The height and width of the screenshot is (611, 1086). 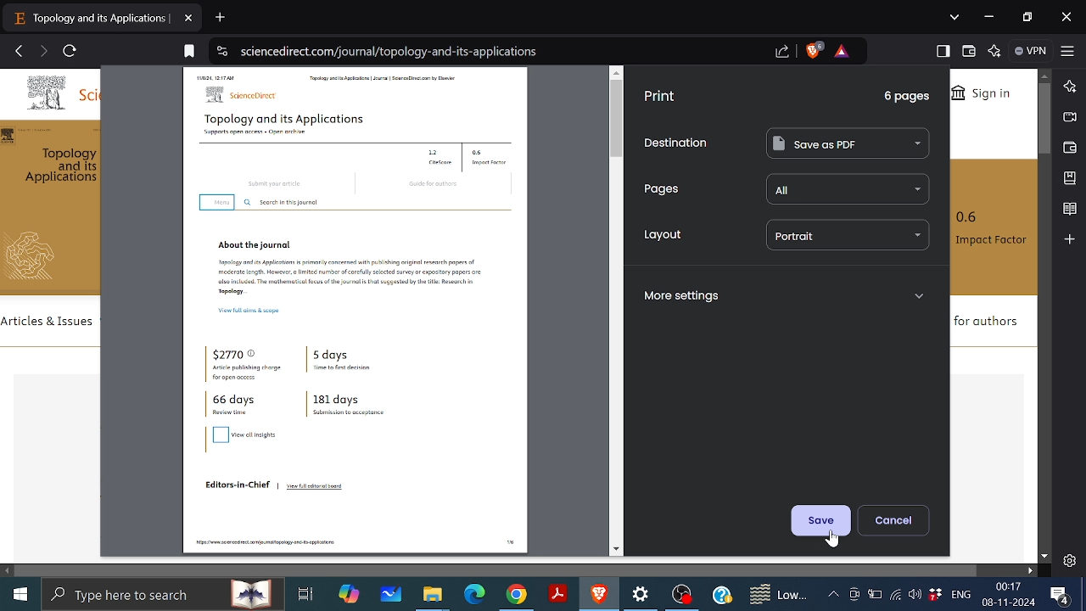 What do you see at coordinates (1069, 210) in the screenshot?
I see `Reading list` at bounding box center [1069, 210].